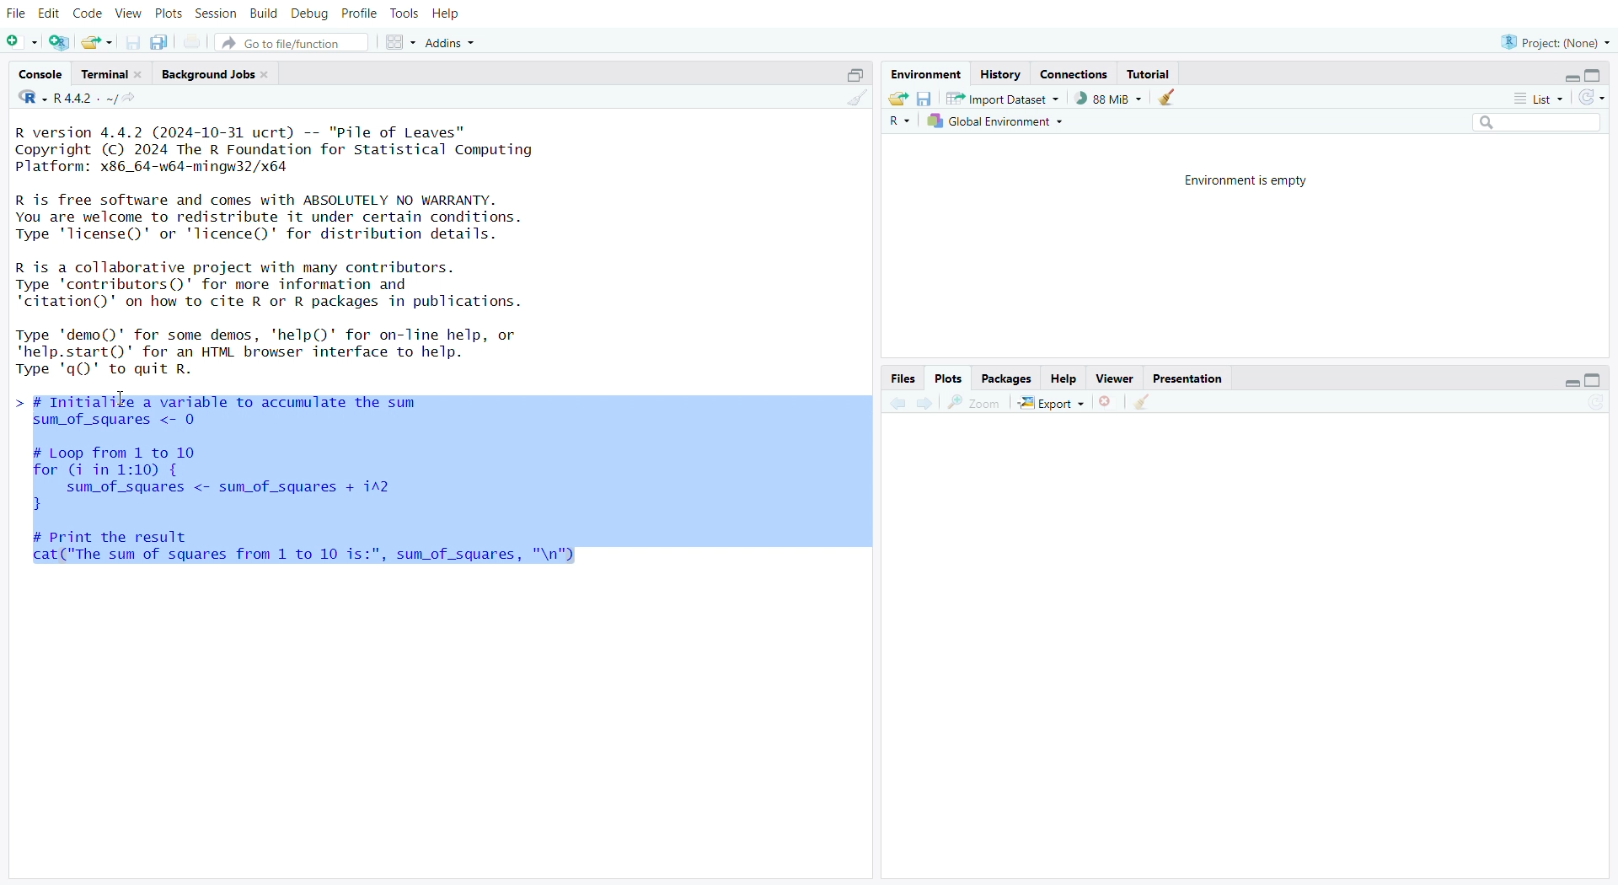  I want to click on environment, so click(923, 74).